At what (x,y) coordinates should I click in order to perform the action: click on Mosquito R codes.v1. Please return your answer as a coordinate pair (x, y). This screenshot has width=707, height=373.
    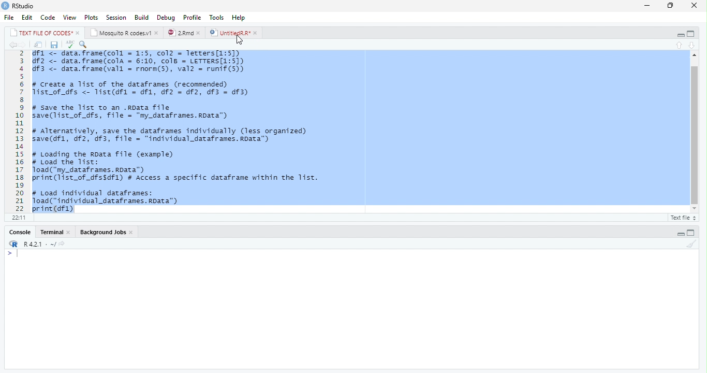
    Looking at the image, I should click on (124, 32).